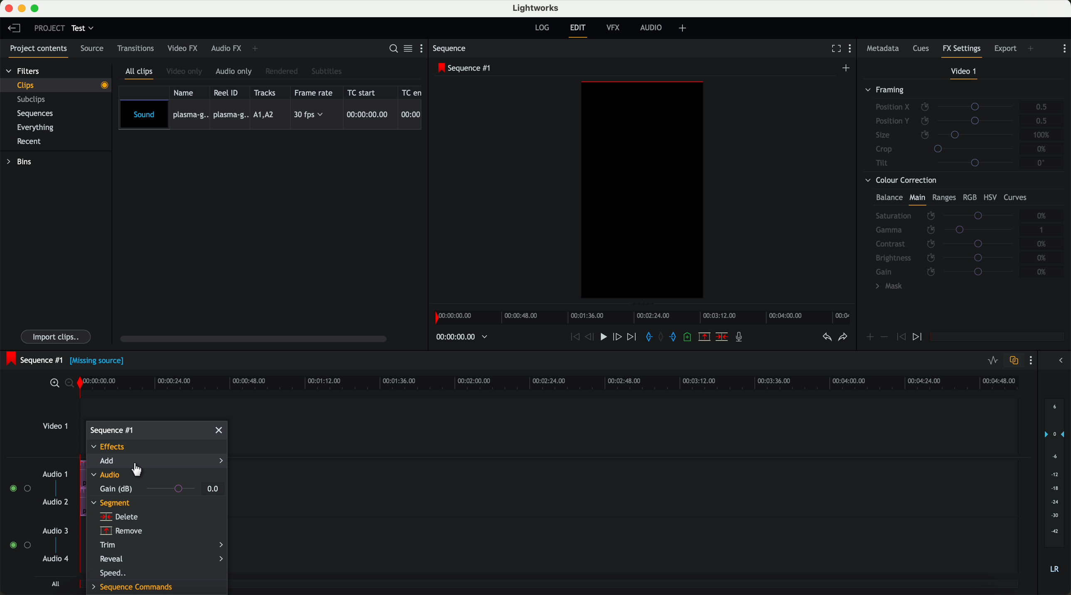 The image size is (1071, 595). I want to click on subclips, so click(33, 100).